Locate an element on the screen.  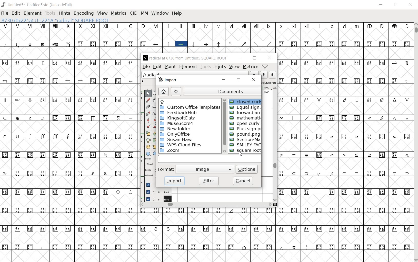
WINDOW is located at coordinates (160, 14).